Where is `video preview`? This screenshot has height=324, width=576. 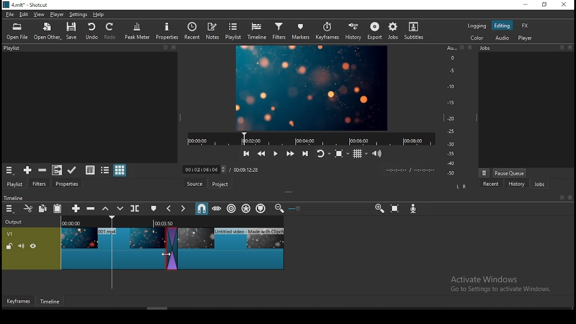
video preview is located at coordinates (311, 88).